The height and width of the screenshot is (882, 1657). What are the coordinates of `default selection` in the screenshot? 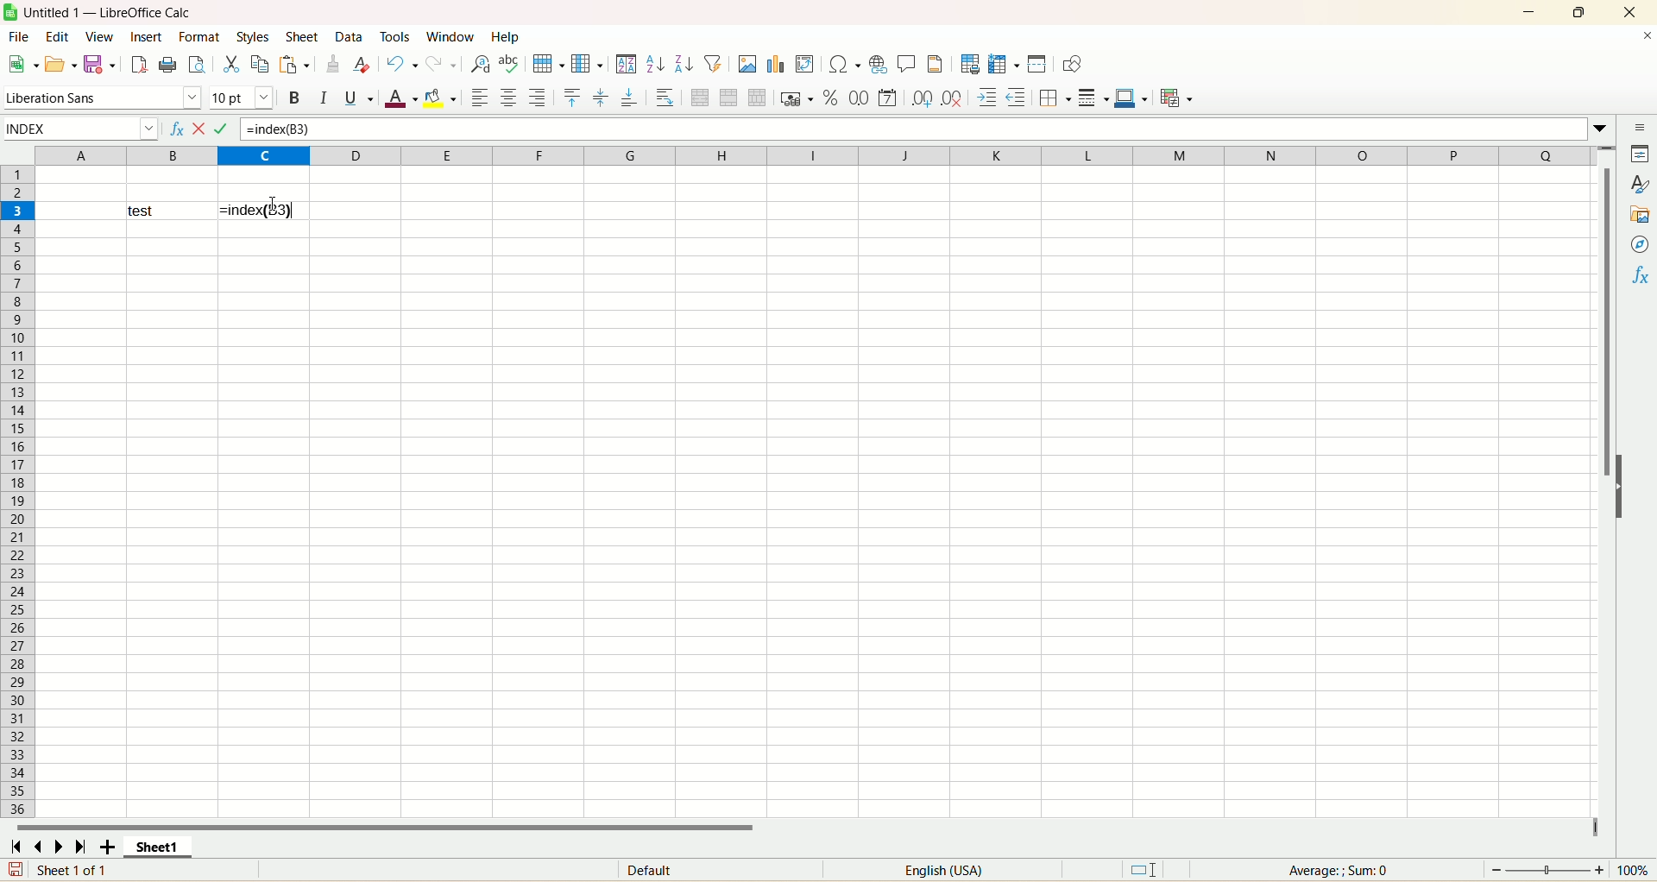 It's located at (1143, 870).